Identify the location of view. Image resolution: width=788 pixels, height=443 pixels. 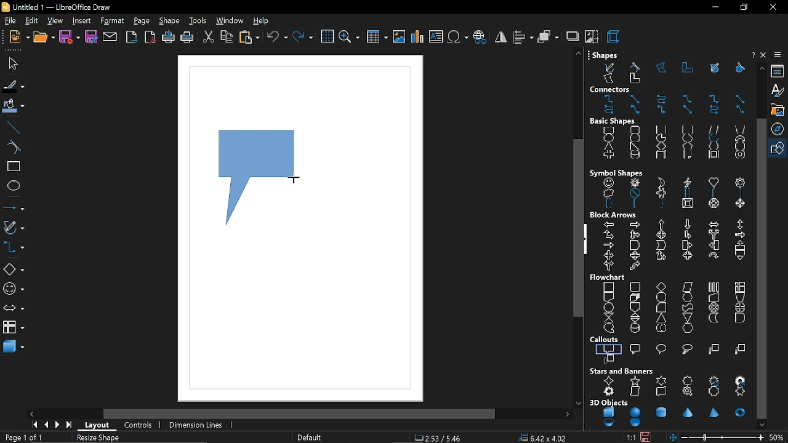
(54, 20).